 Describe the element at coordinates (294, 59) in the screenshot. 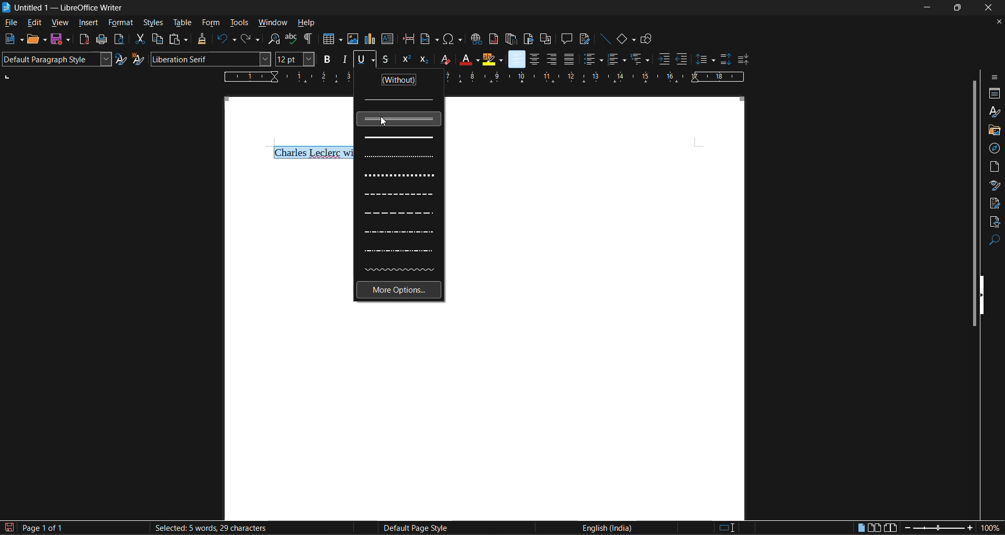

I see `font size` at that location.